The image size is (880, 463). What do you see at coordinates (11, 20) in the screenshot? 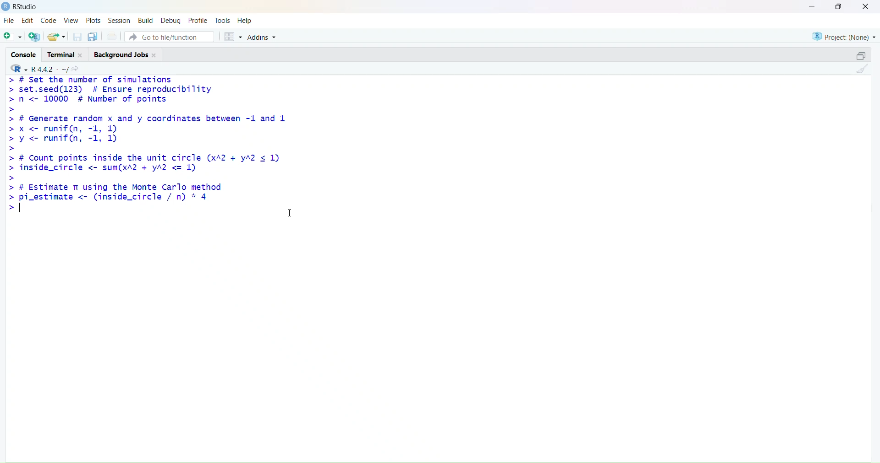
I see `File` at bounding box center [11, 20].